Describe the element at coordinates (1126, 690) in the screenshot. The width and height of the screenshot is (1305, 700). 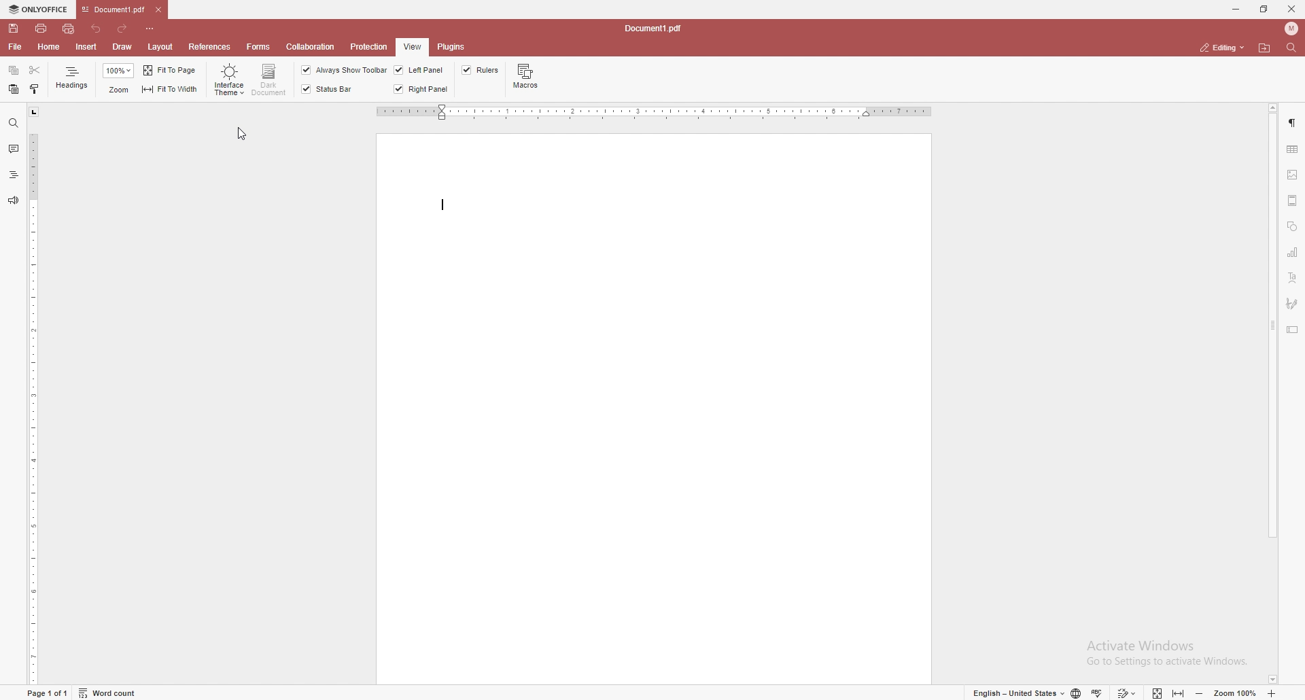
I see `track changes` at that location.